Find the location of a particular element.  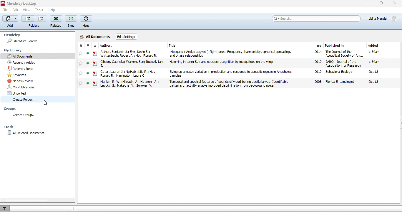

favorites is located at coordinates (39, 75).